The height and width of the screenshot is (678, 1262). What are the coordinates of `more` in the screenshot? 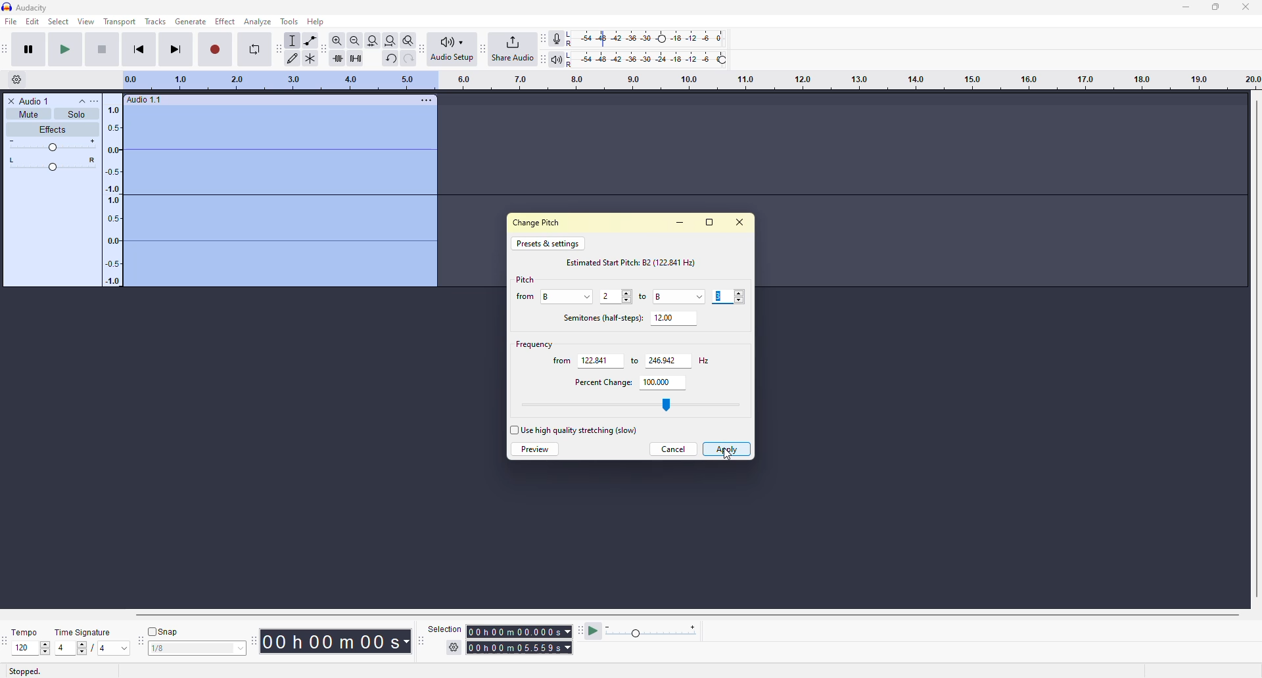 It's located at (426, 99).